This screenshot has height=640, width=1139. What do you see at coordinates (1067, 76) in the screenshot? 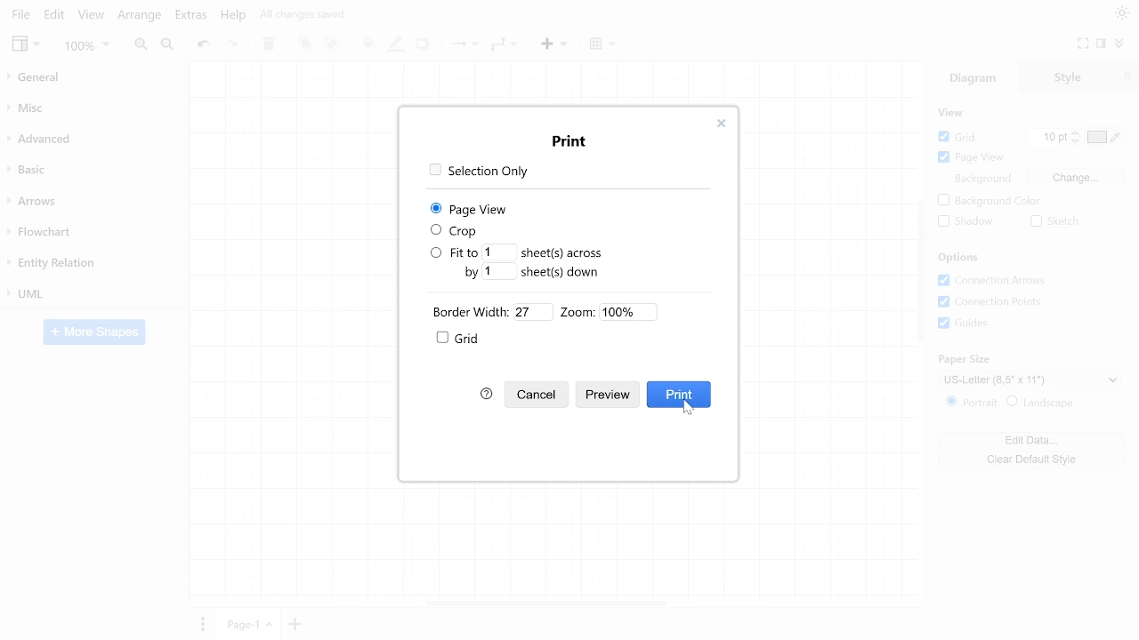
I see `Style` at bounding box center [1067, 76].